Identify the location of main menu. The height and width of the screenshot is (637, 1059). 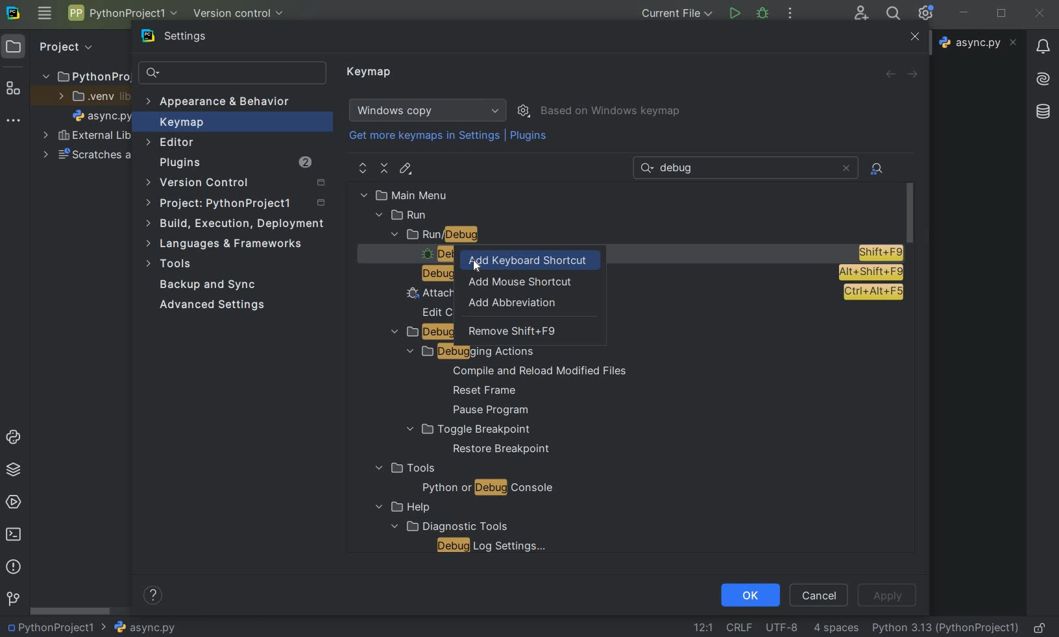
(44, 13).